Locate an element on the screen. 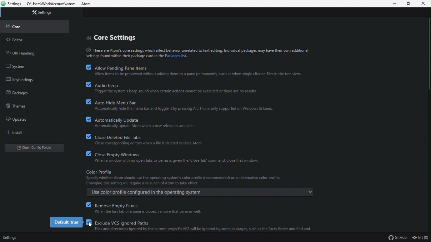 Image resolution: width=431 pixels, height=242 pixels. URL handling is located at coordinates (34, 53).